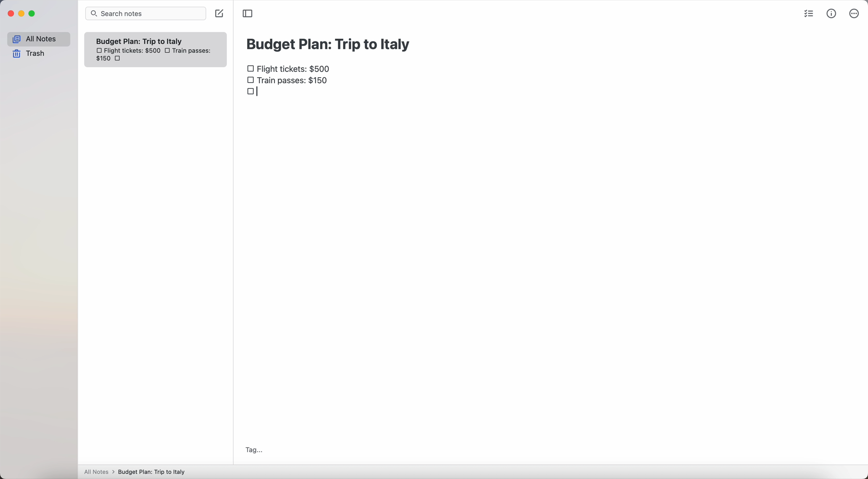 This screenshot has width=868, height=479. What do you see at coordinates (102, 60) in the screenshot?
I see `150` at bounding box center [102, 60].